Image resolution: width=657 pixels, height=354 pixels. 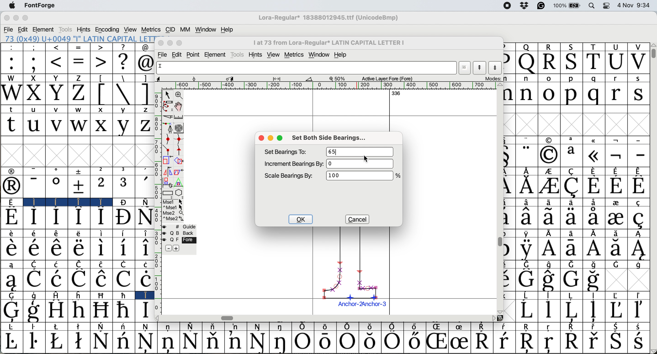 What do you see at coordinates (570, 46) in the screenshot?
I see `S` at bounding box center [570, 46].